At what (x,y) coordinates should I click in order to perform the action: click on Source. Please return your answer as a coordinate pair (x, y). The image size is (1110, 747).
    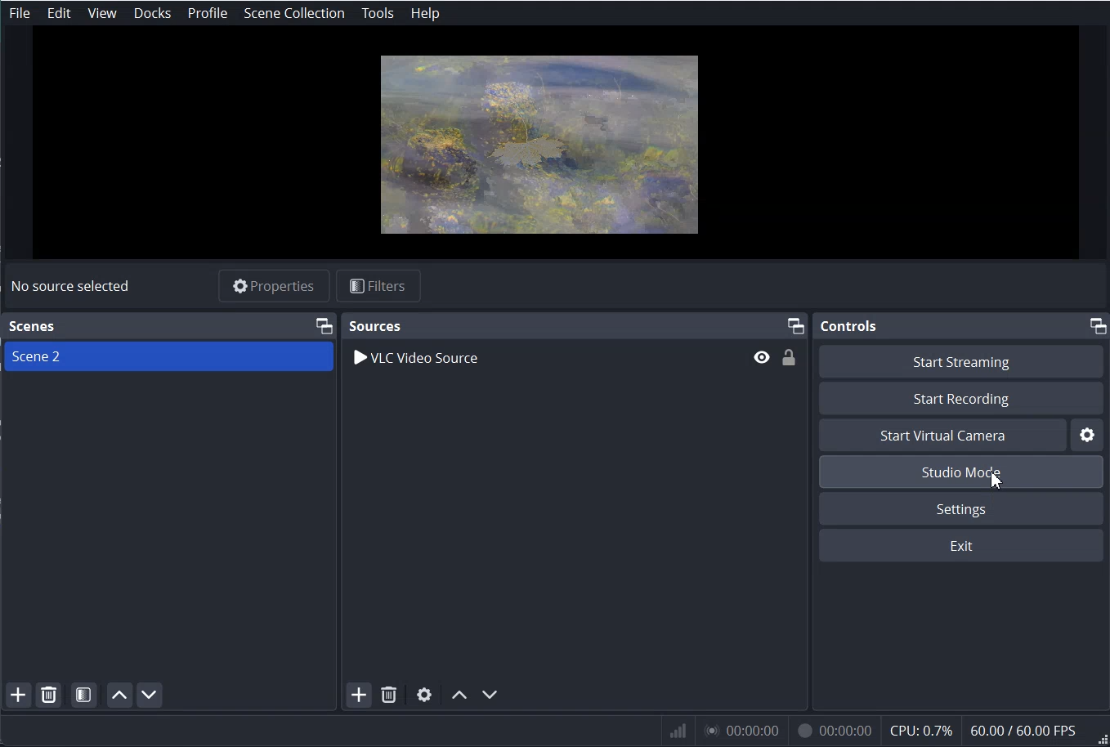
    Looking at the image, I should click on (374, 325).